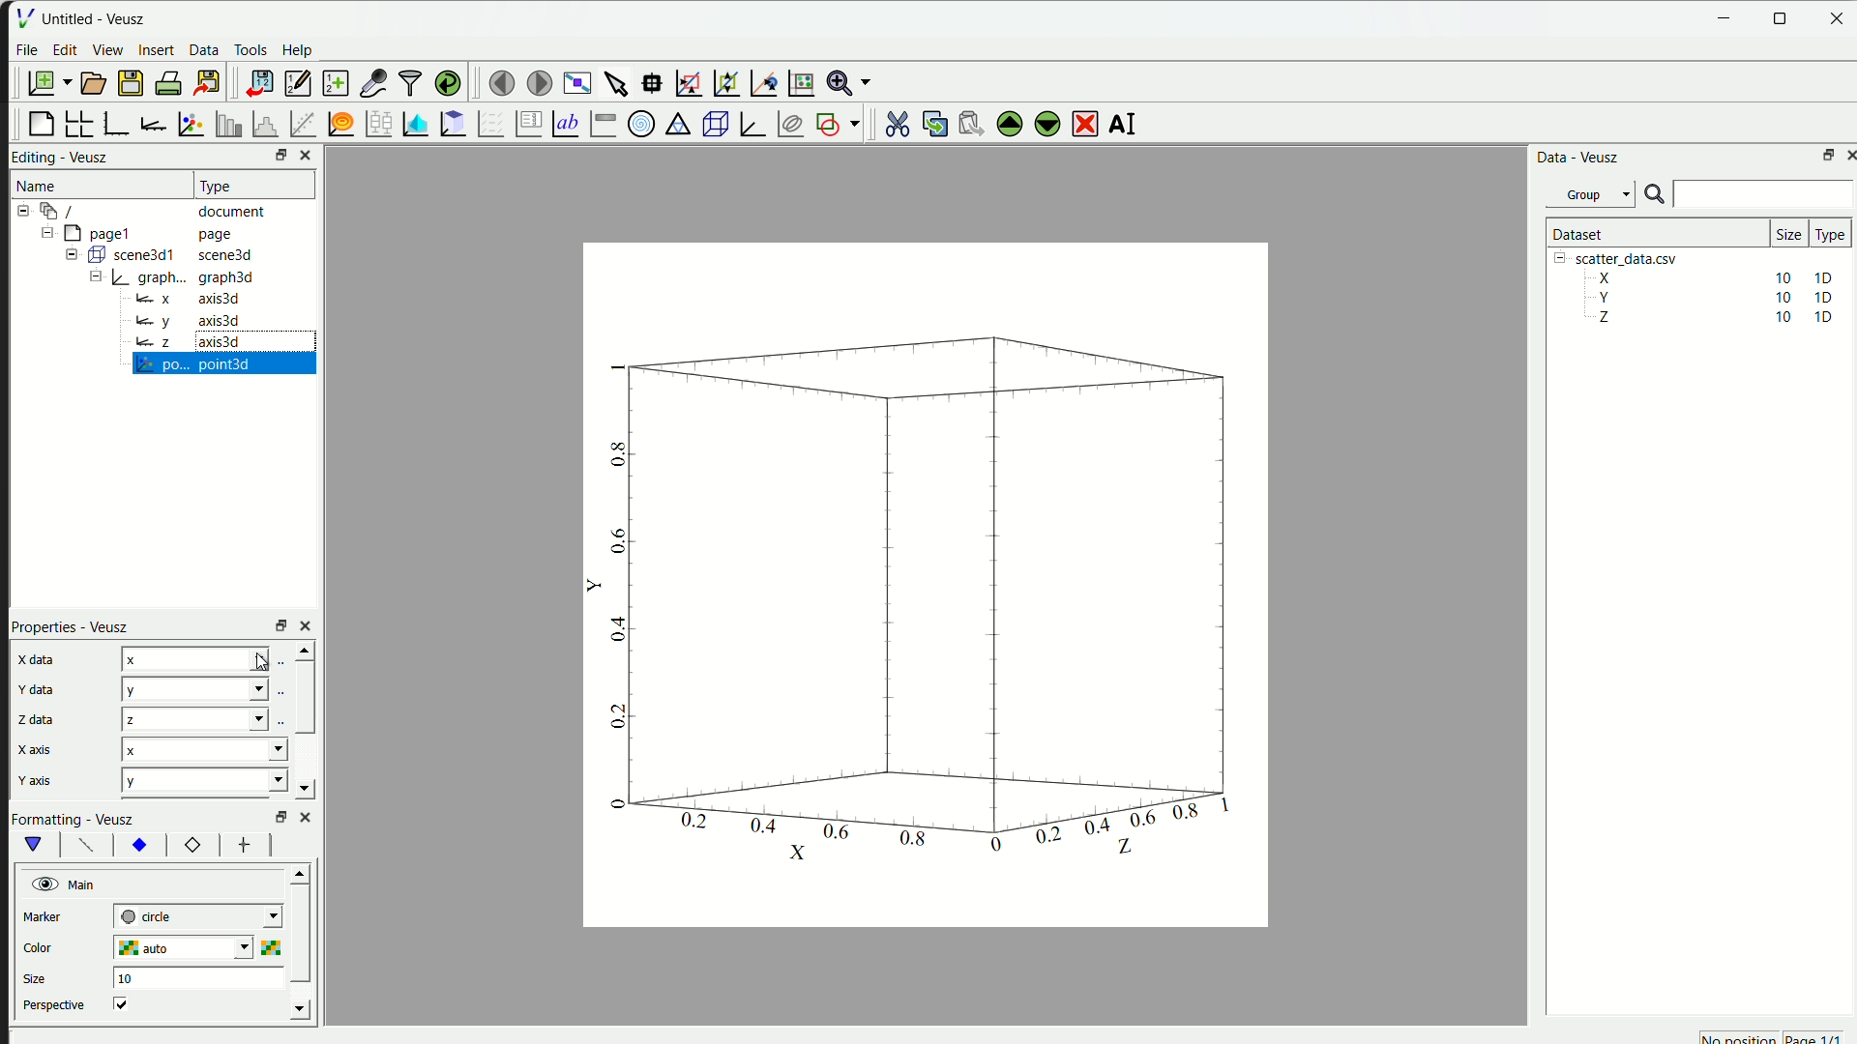 This screenshot has height=1044, width=1857. Describe the element at coordinates (195, 365) in the screenshot. I see `po... point3d` at that location.